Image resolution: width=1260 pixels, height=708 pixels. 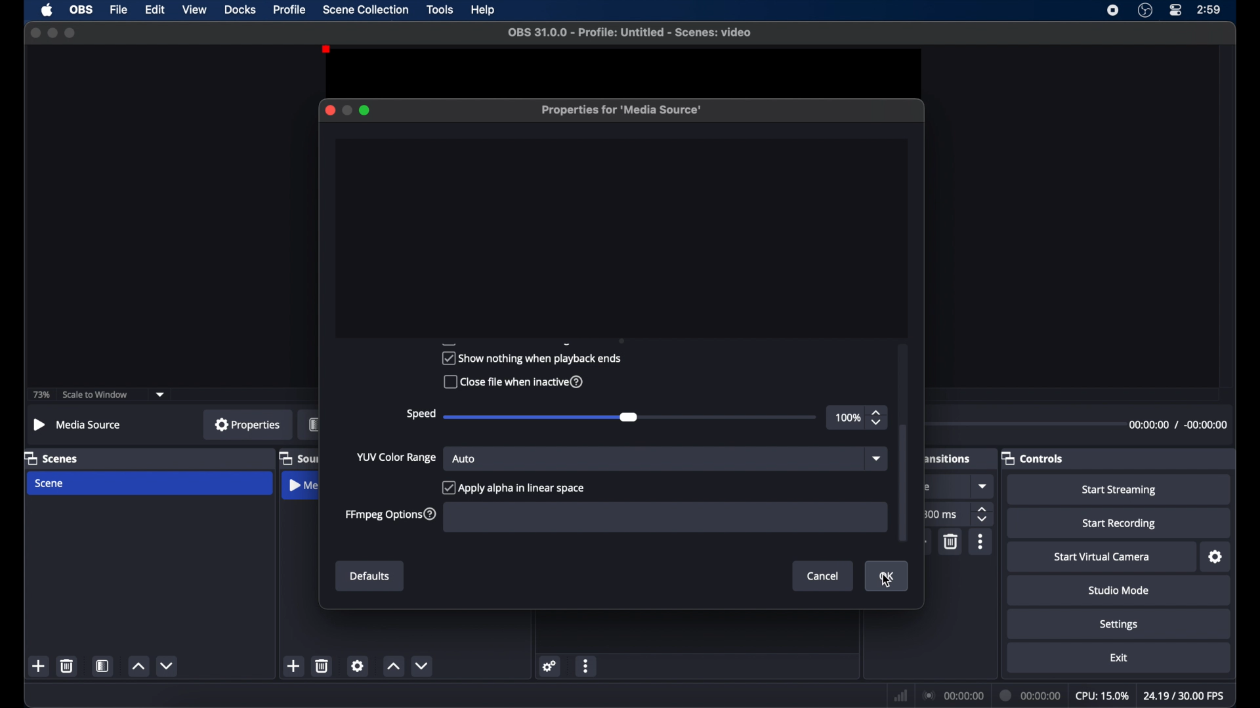 What do you see at coordinates (294, 665) in the screenshot?
I see `add` at bounding box center [294, 665].